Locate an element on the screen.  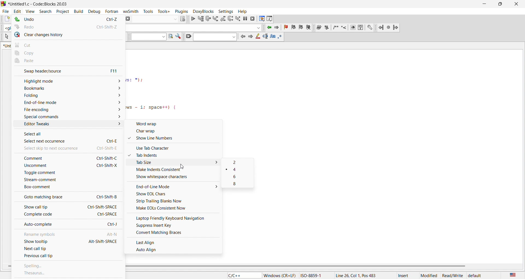
spelling is located at coordinates (69, 264).